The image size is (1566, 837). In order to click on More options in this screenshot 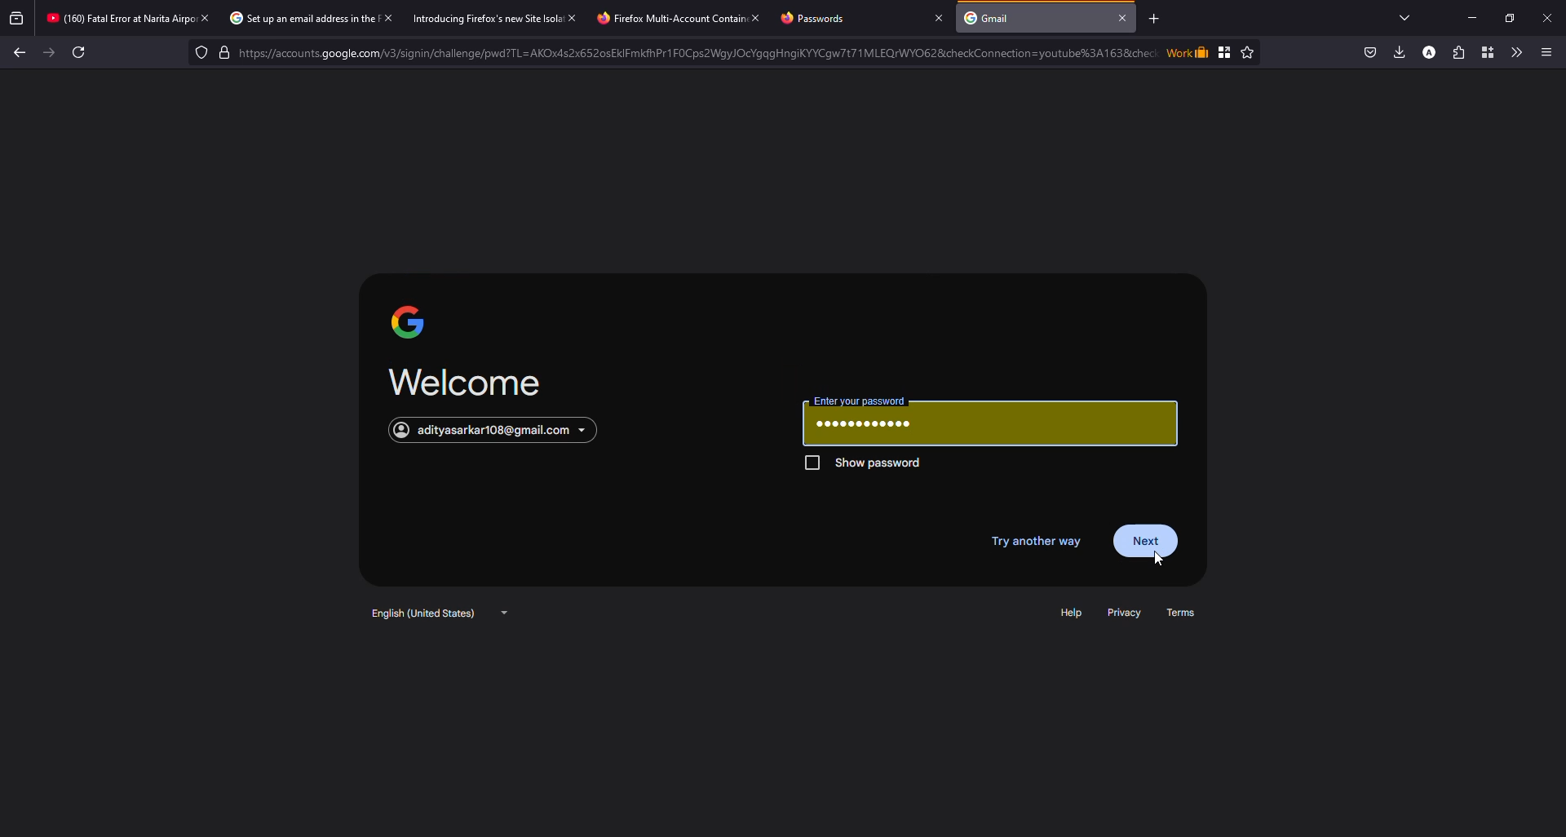, I will do `click(1551, 50)`.